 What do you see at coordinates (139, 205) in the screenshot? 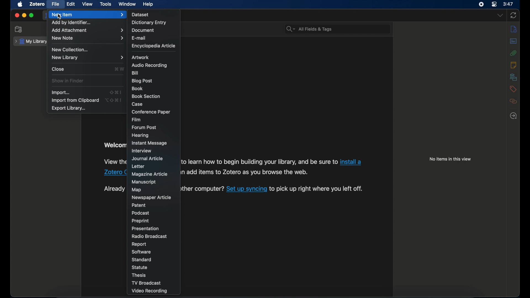
I see `patent` at bounding box center [139, 205].